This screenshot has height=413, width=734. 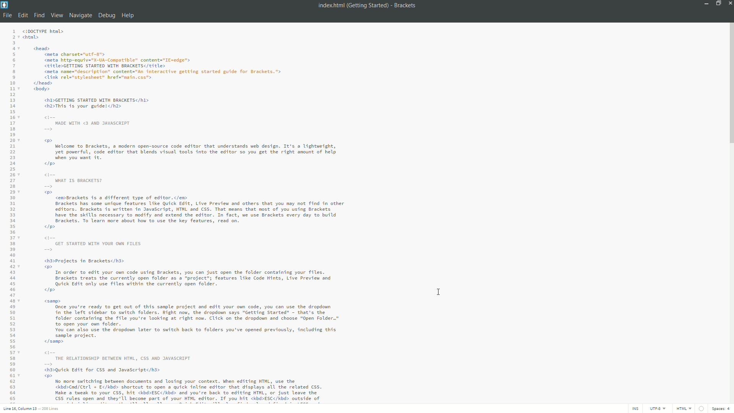 What do you see at coordinates (195, 215) in the screenshot?
I see `file code` at bounding box center [195, 215].